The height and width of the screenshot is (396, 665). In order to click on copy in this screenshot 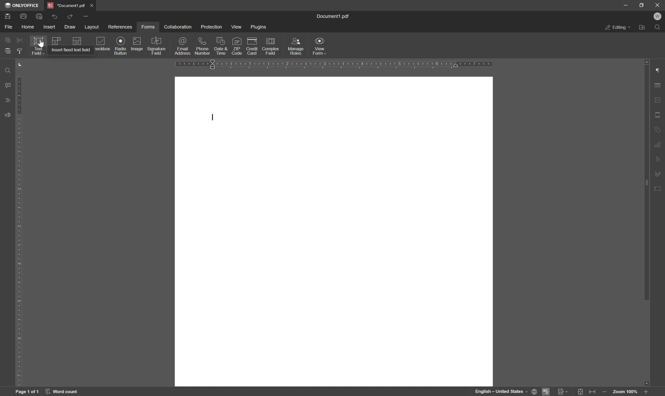, I will do `click(7, 40)`.